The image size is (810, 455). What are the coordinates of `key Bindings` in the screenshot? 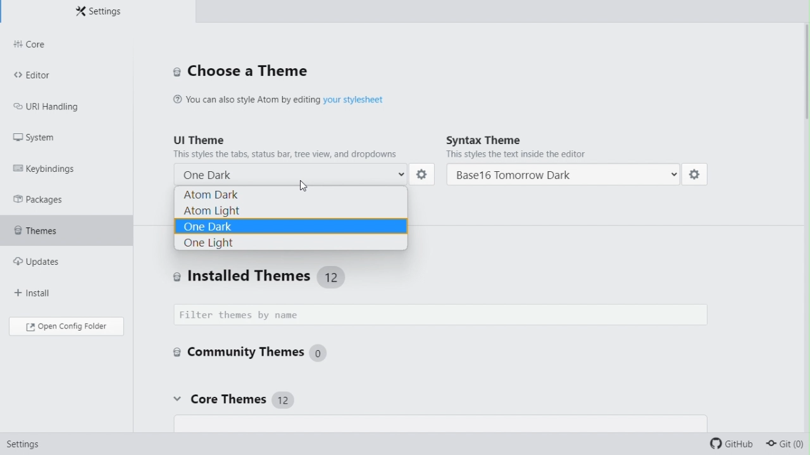 It's located at (52, 166).